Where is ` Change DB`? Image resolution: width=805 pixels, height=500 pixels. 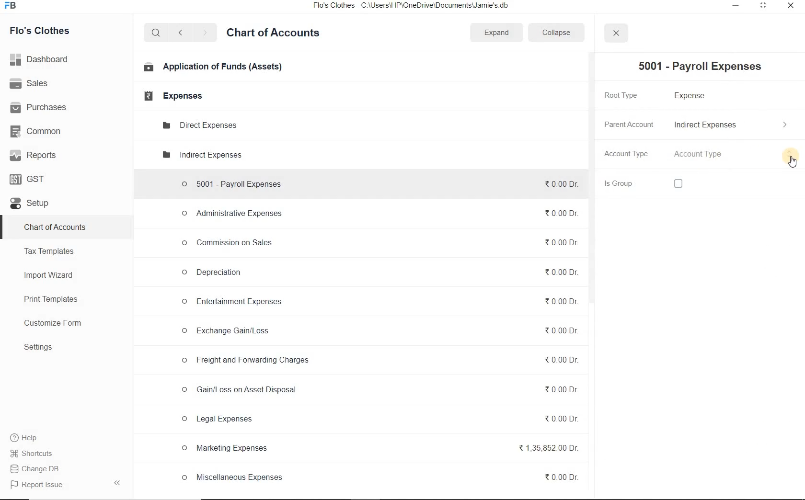  Change DB is located at coordinates (40, 468).